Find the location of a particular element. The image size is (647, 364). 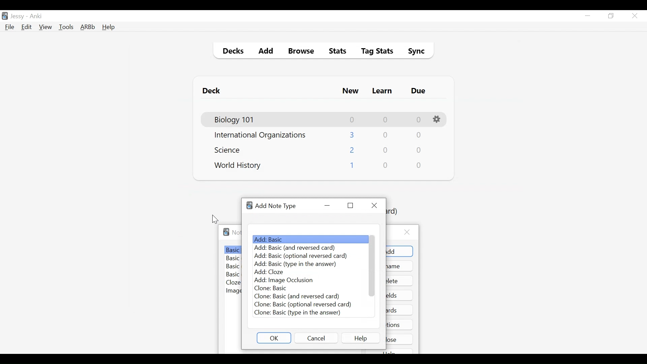

Vertical Scroll bar is located at coordinates (373, 266).